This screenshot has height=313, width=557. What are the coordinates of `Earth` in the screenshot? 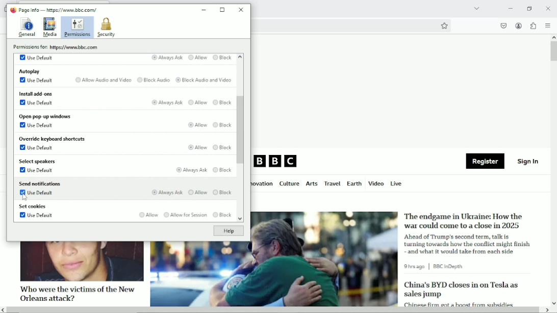 It's located at (353, 184).